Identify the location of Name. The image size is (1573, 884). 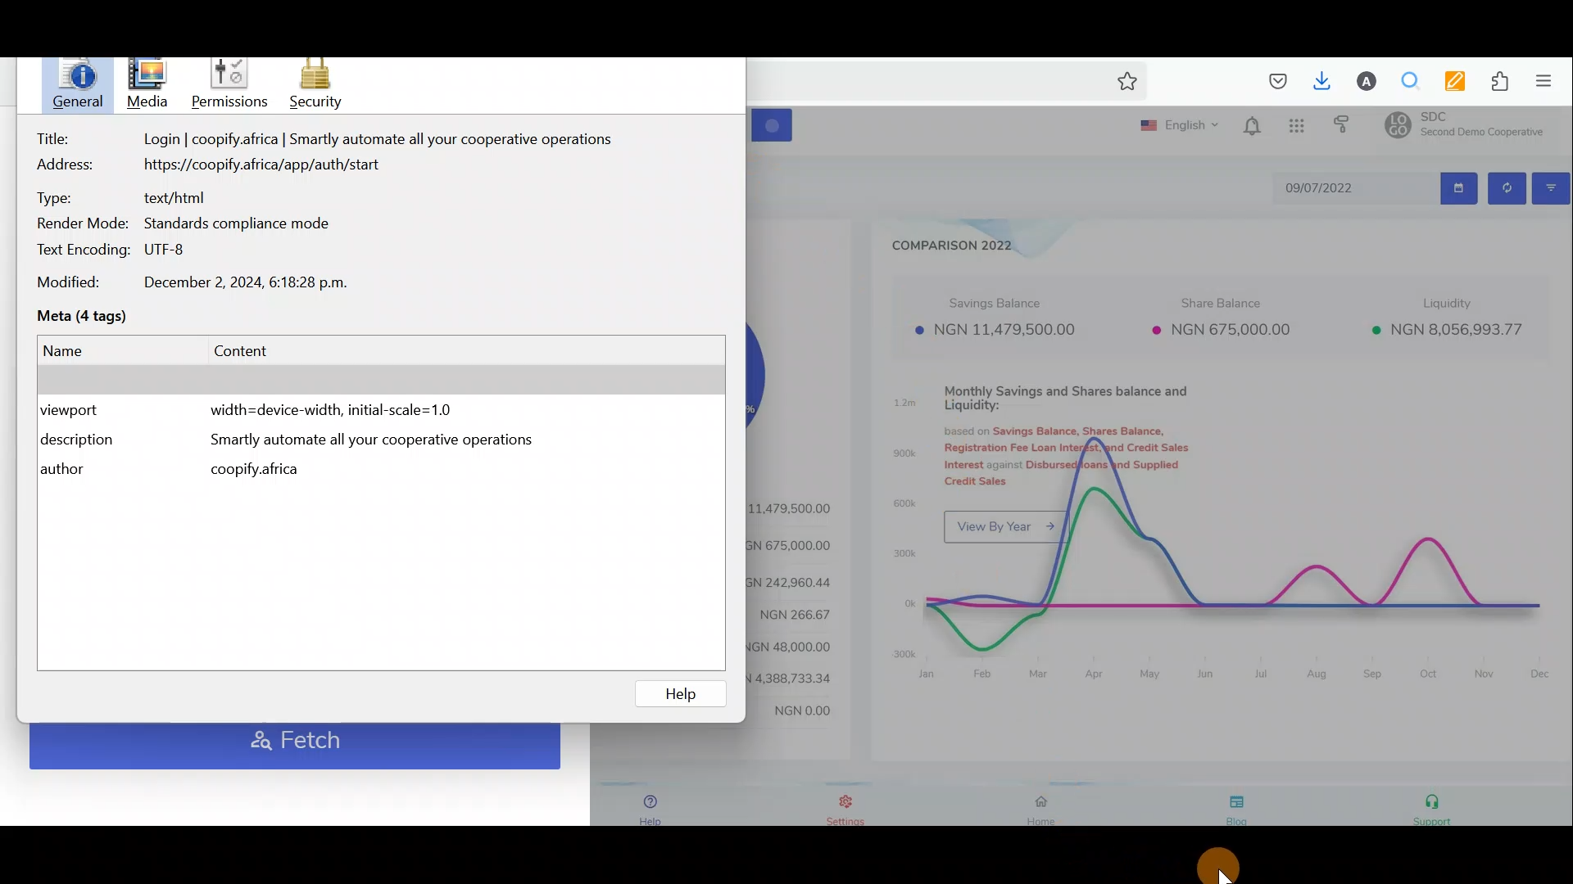
(85, 349).